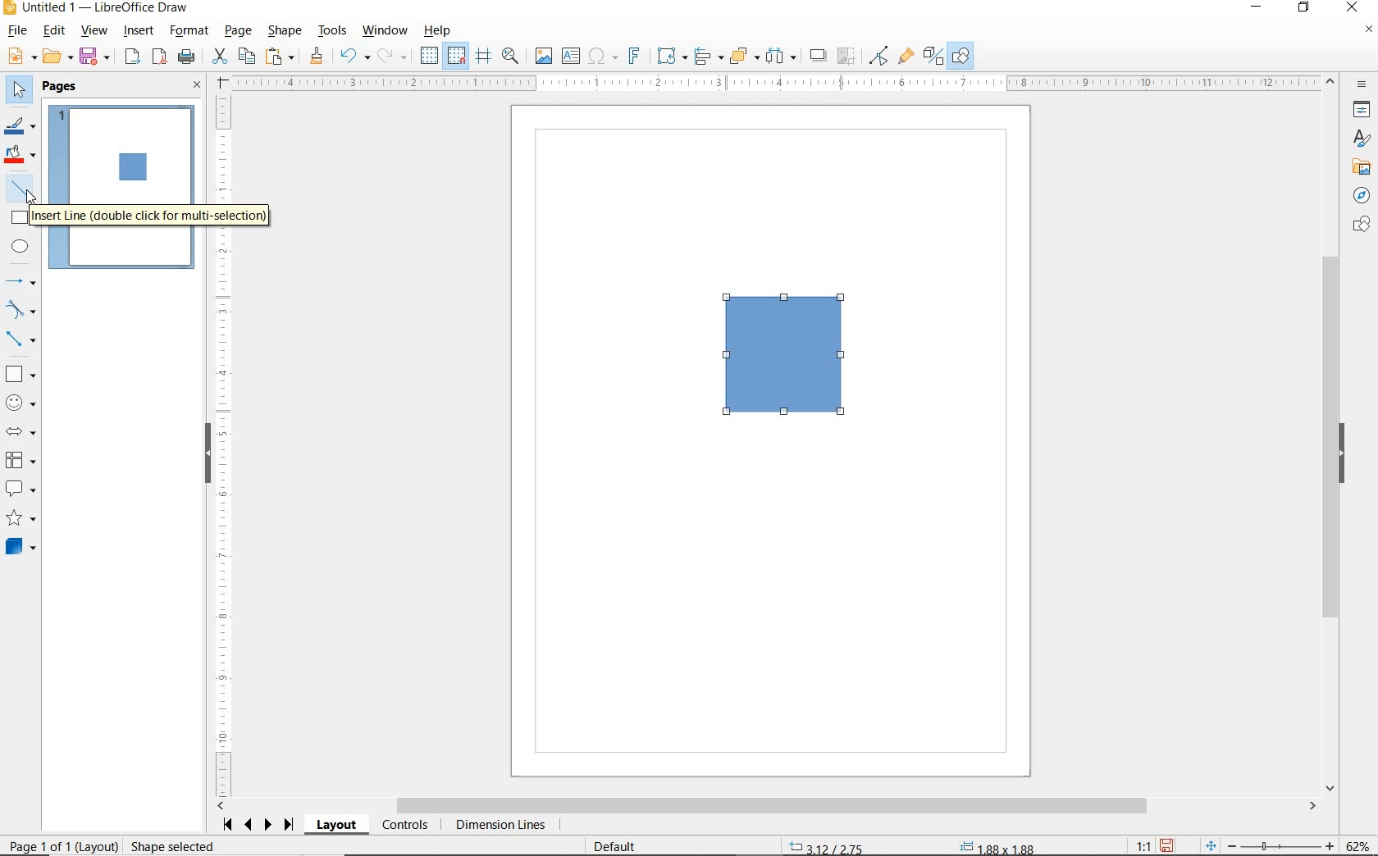 This screenshot has width=1378, height=856. What do you see at coordinates (441, 30) in the screenshot?
I see `HELP` at bounding box center [441, 30].